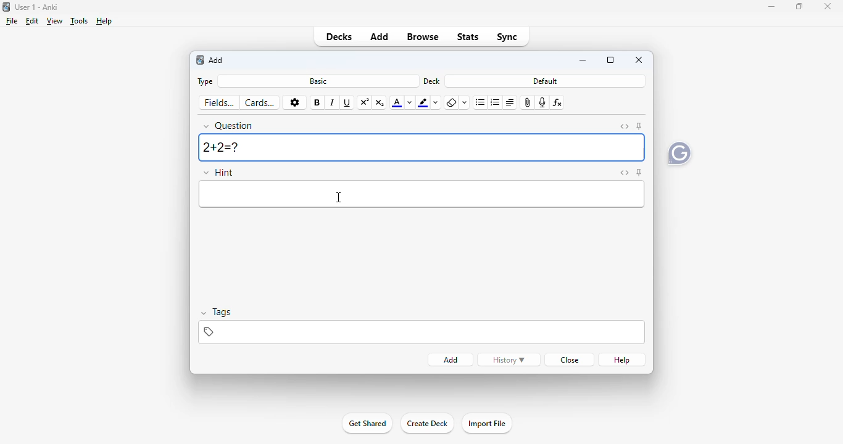  I want to click on basic, so click(318, 81).